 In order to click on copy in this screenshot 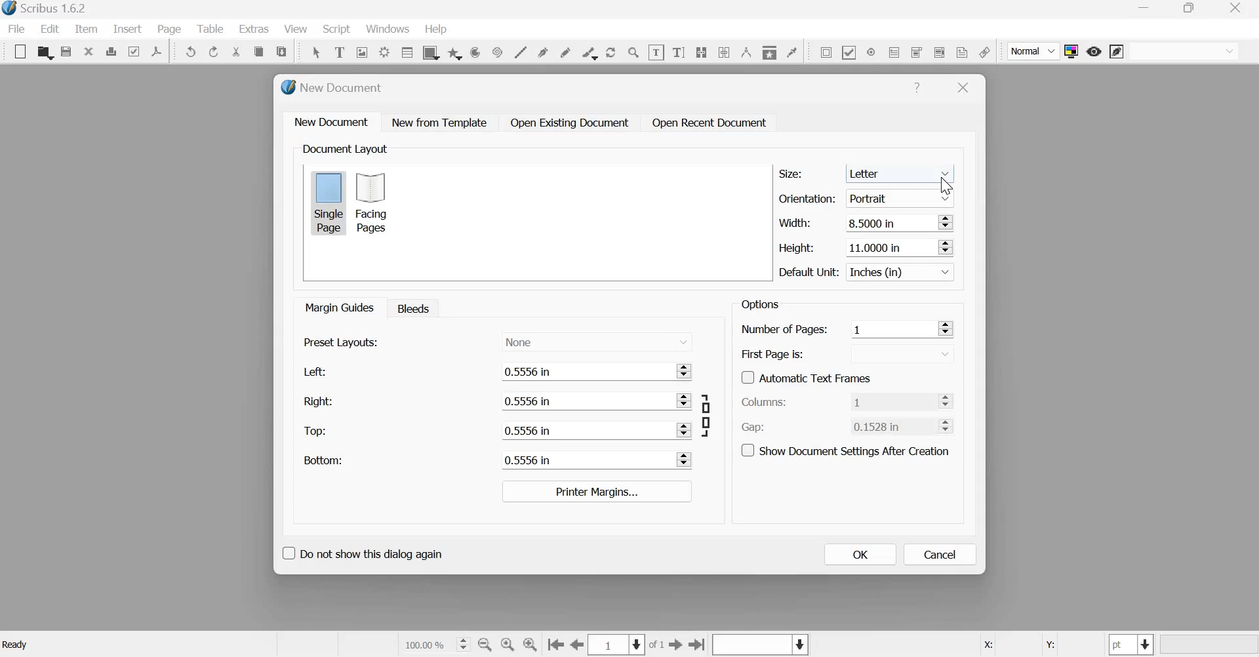, I will do `click(258, 52)`.